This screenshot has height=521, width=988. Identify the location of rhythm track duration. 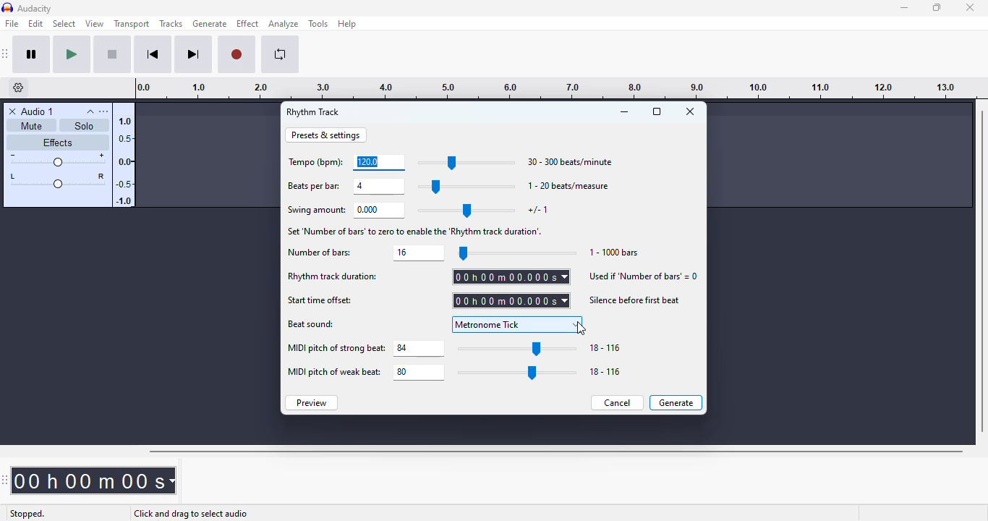
(332, 276).